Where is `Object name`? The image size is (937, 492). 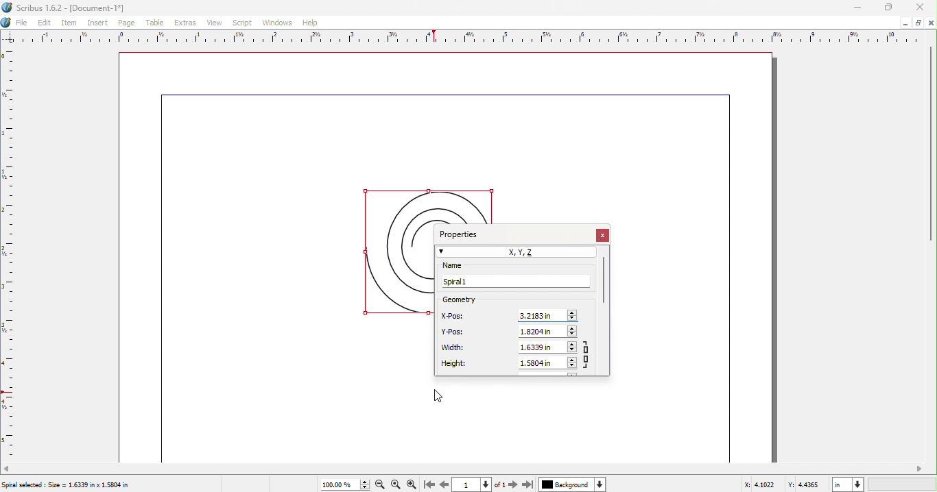 Object name is located at coordinates (514, 282).